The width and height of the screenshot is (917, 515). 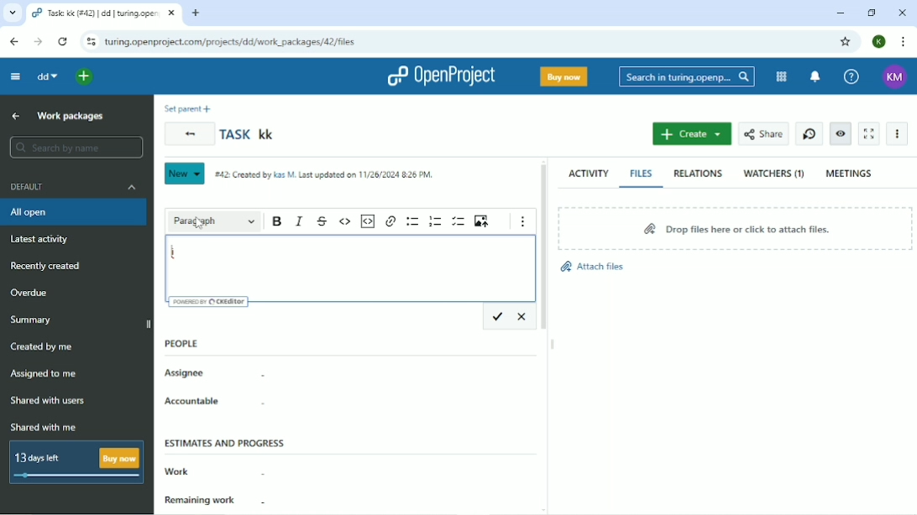 I want to click on Overdue, so click(x=31, y=294).